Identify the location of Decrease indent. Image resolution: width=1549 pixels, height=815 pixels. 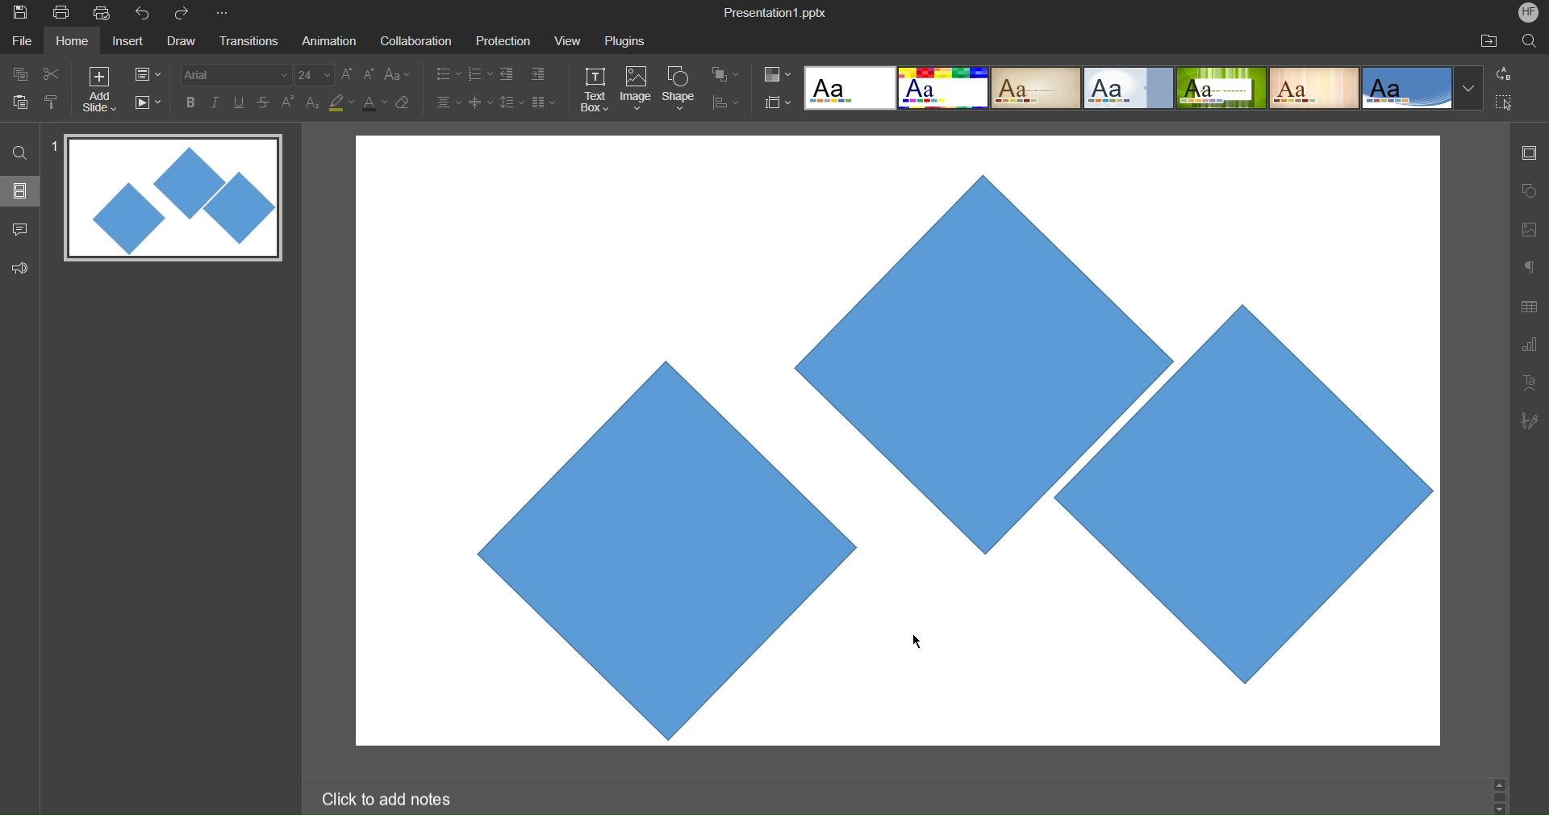
(510, 76).